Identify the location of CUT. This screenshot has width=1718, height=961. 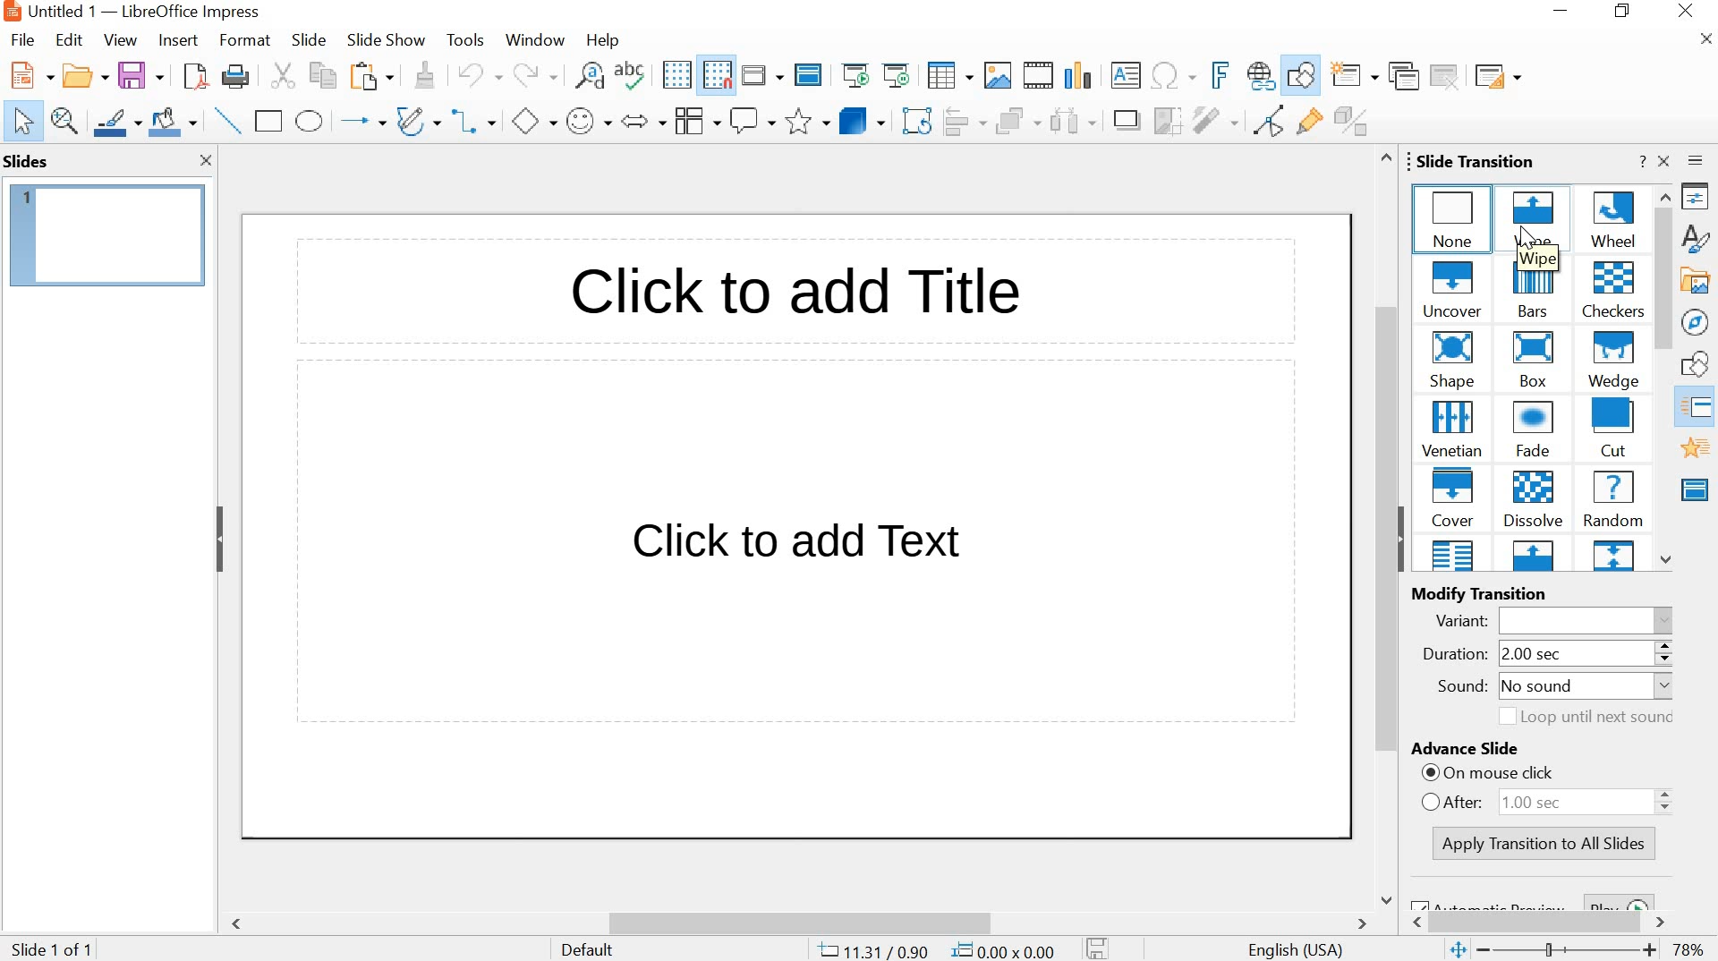
(284, 75).